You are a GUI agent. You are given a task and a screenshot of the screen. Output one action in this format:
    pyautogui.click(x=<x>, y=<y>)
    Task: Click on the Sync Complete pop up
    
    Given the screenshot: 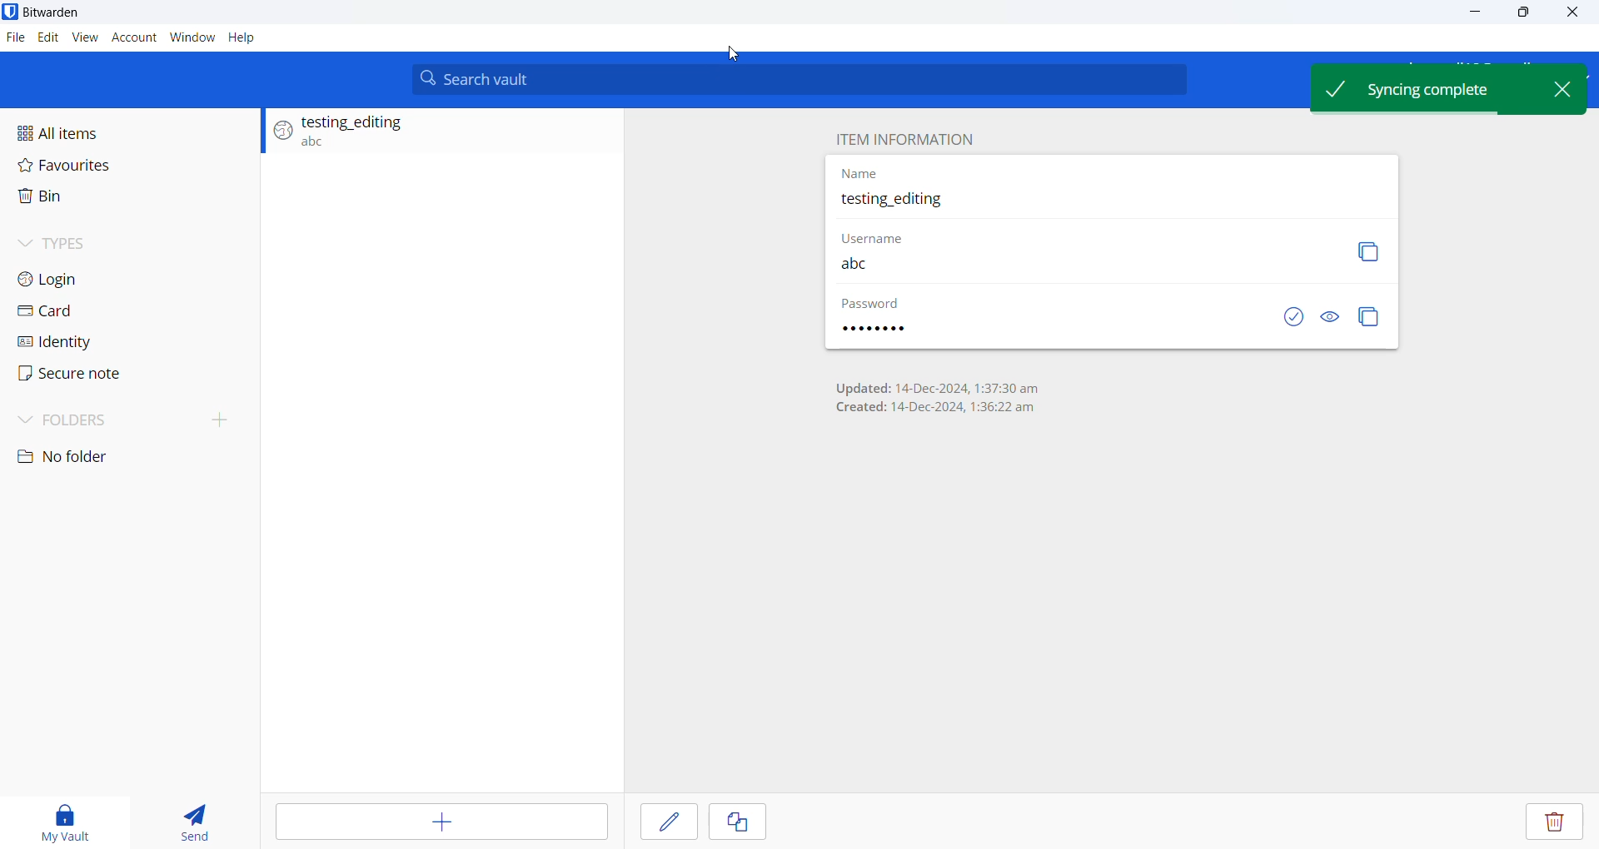 What is the action you would take?
    pyautogui.click(x=1421, y=92)
    